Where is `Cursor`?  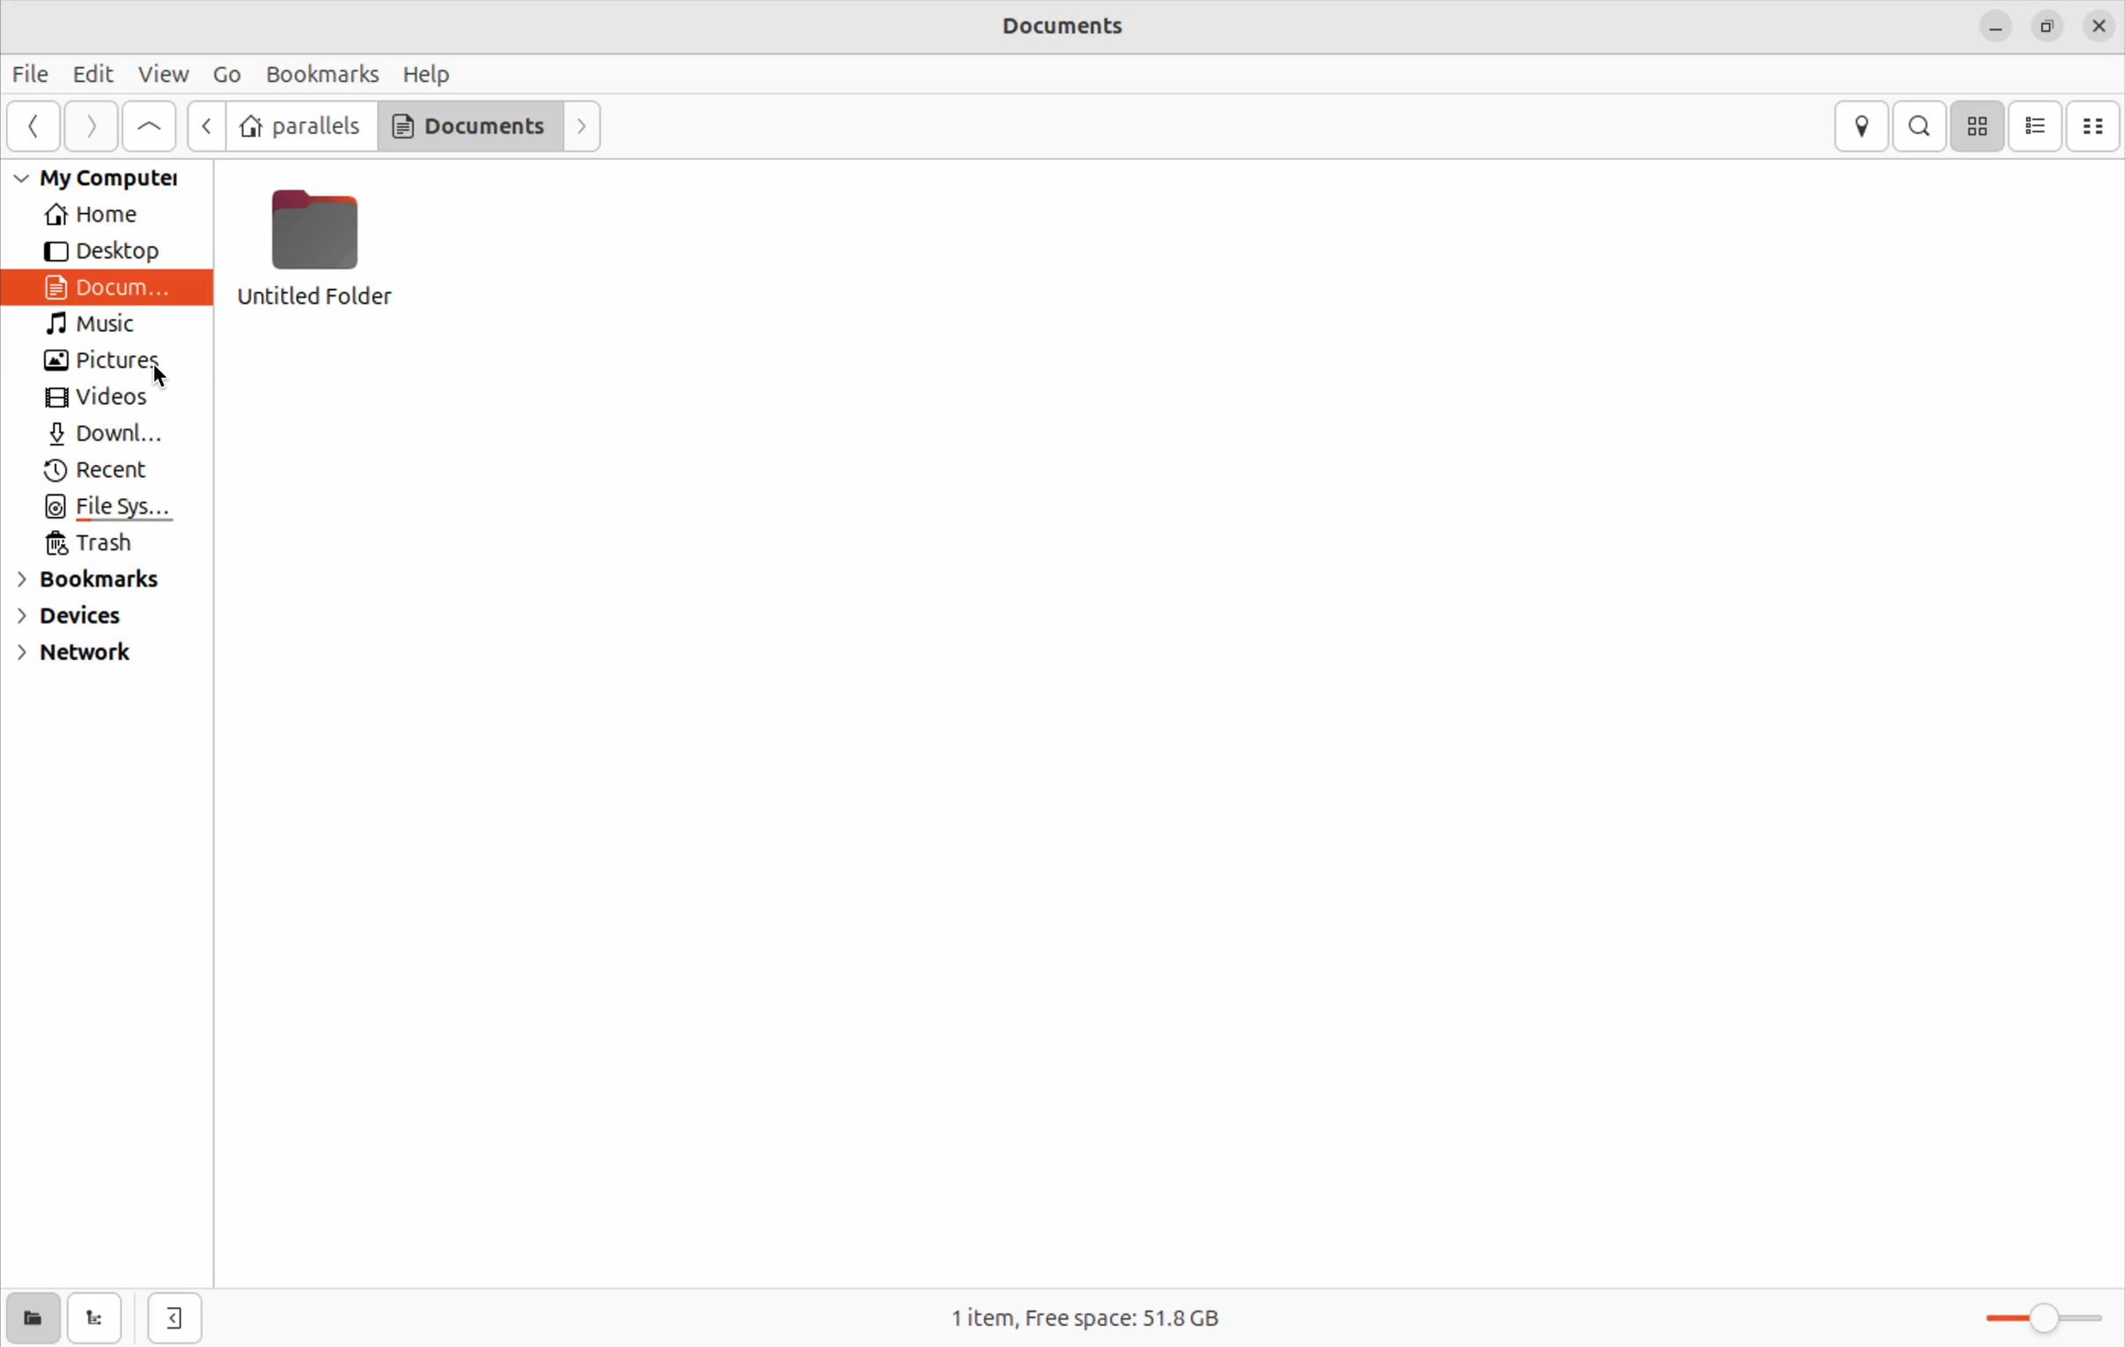
Cursor is located at coordinates (154, 385).